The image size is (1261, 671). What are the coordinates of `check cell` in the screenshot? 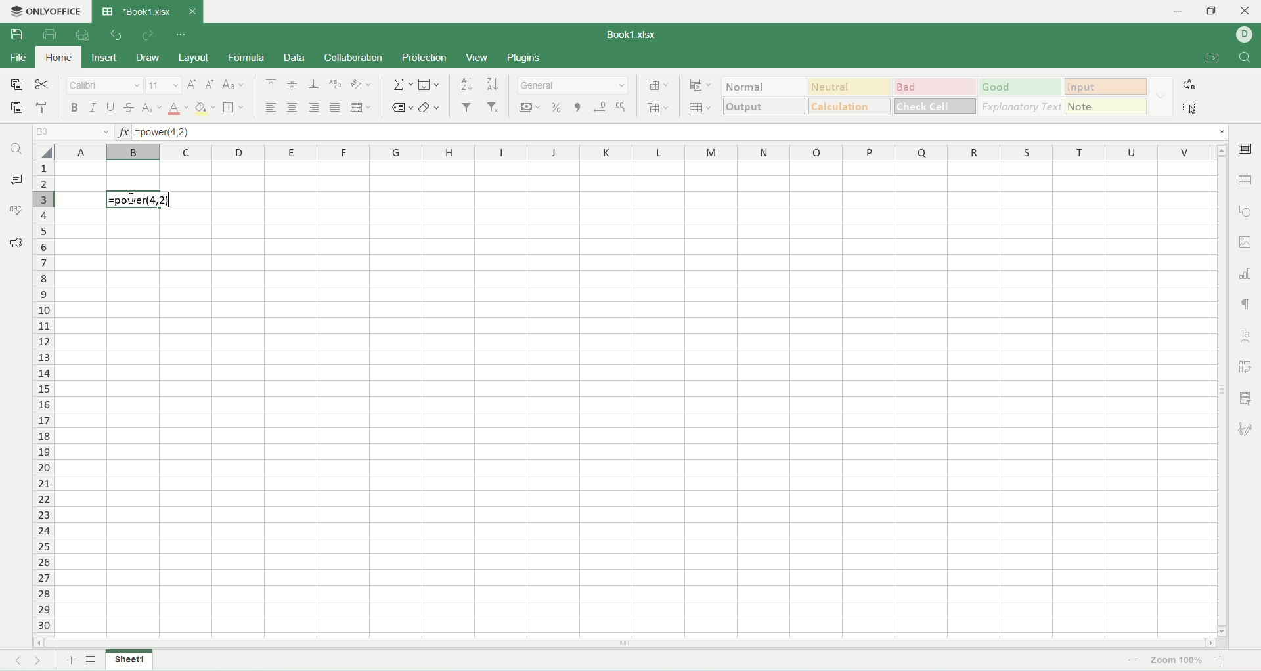 It's located at (935, 106).